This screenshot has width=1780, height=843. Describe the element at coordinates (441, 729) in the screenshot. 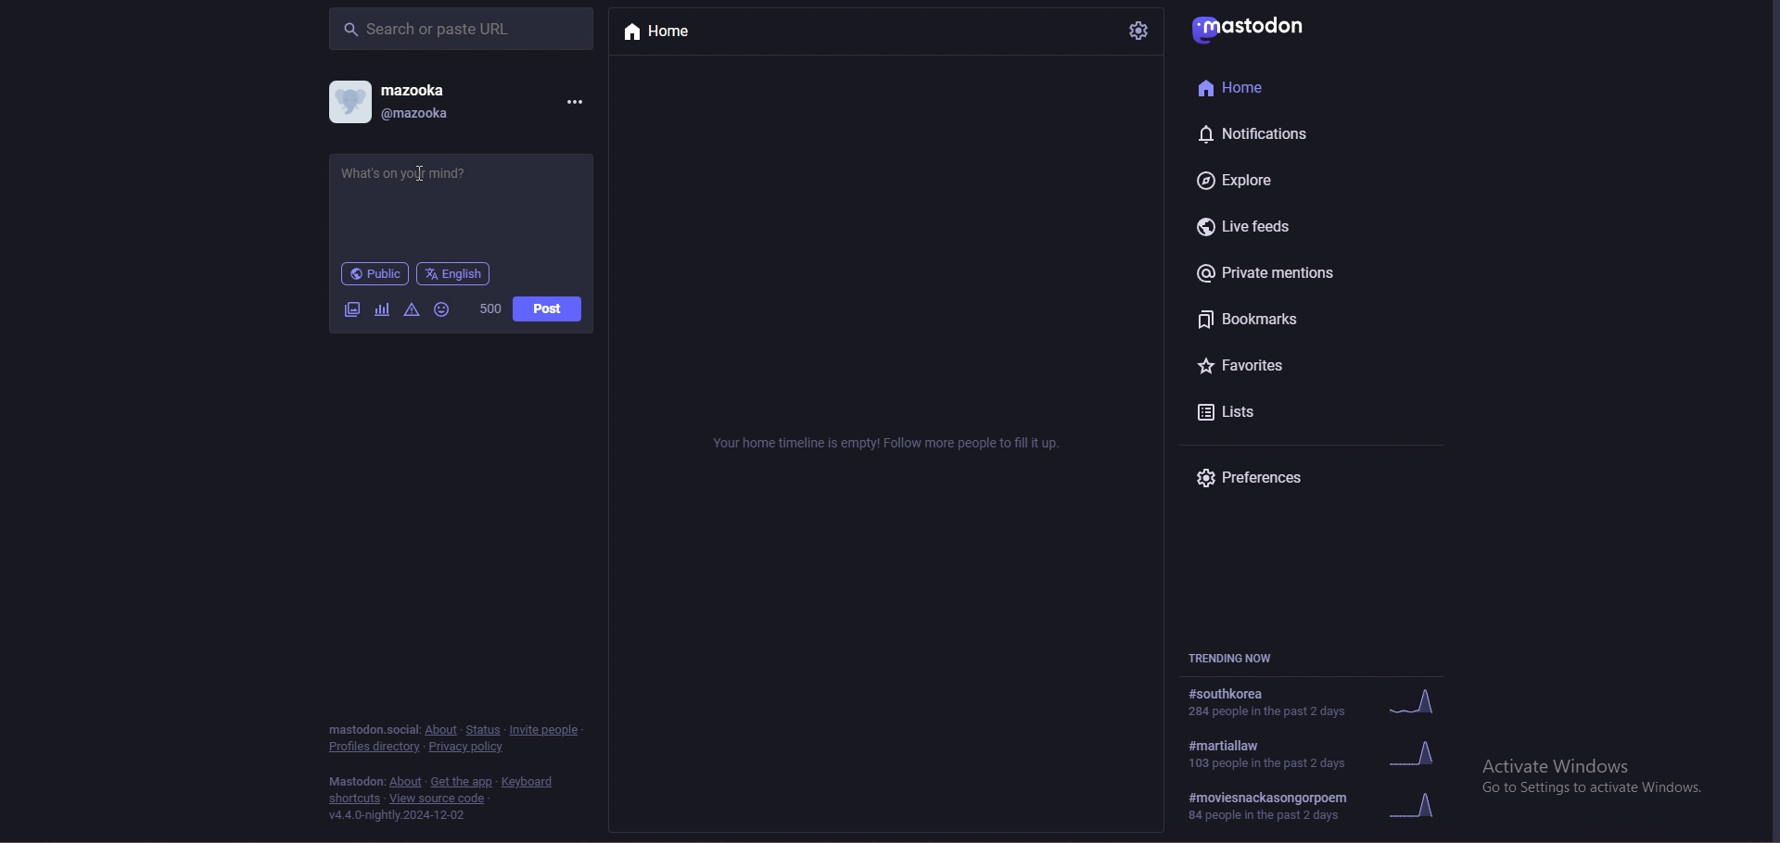

I see `about` at that location.